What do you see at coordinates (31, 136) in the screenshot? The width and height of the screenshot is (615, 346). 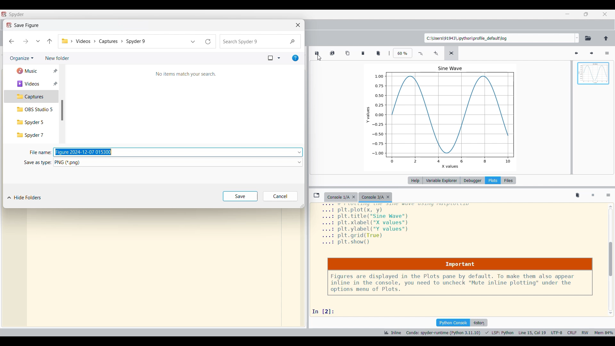 I see `Spyder 7` at bounding box center [31, 136].